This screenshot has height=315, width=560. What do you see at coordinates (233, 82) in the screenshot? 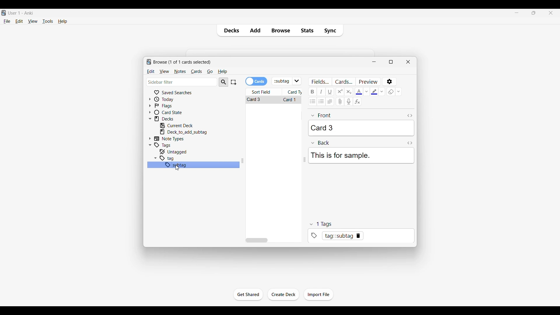
I see `Select` at bounding box center [233, 82].